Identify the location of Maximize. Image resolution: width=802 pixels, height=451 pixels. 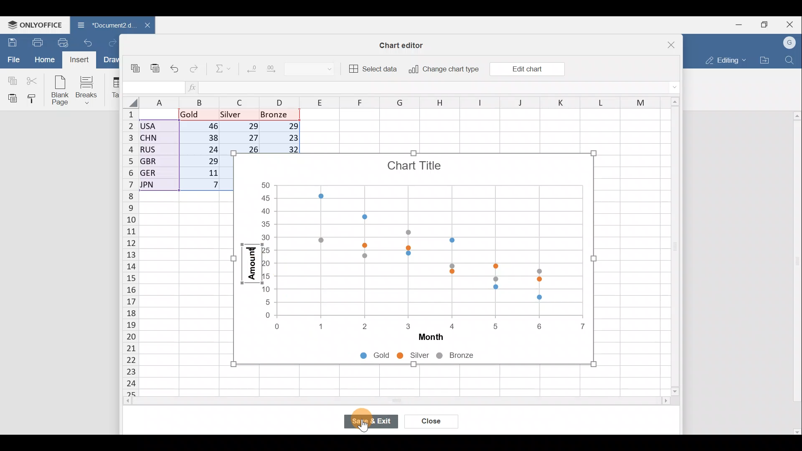
(765, 25).